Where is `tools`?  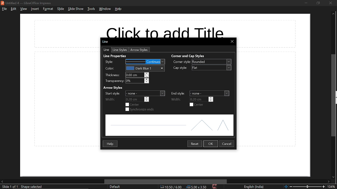 tools is located at coordinates (92, 9).